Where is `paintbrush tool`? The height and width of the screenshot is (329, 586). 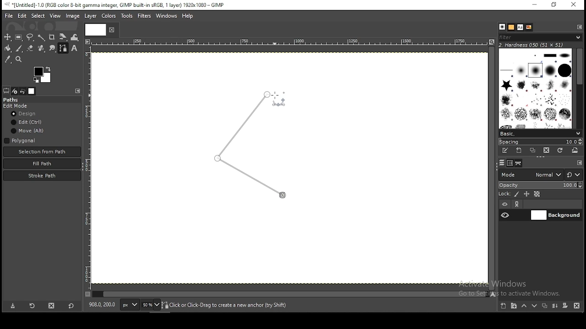 paintbrush tool is located at coordinates (18, 48).